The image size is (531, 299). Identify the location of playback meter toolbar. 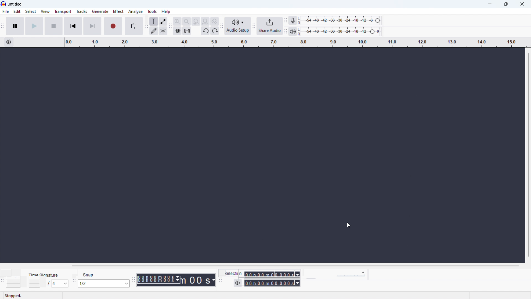
(293, 31).